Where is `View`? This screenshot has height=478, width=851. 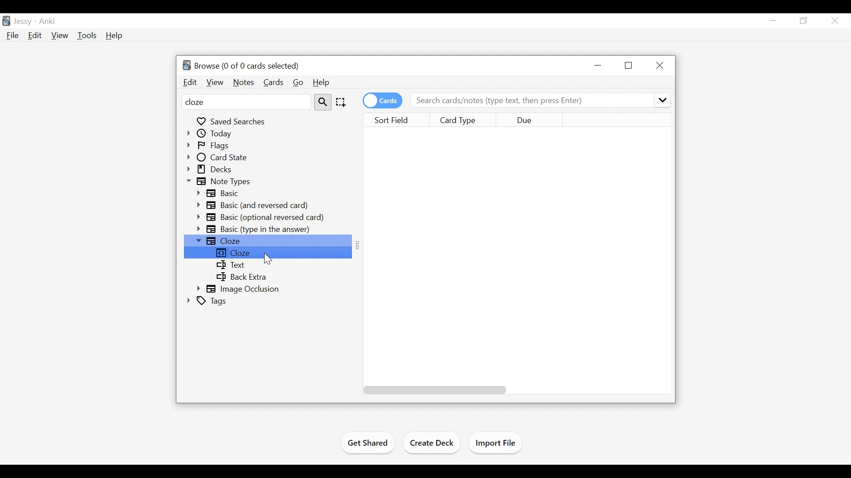 View is located at coordinates (215, 82).